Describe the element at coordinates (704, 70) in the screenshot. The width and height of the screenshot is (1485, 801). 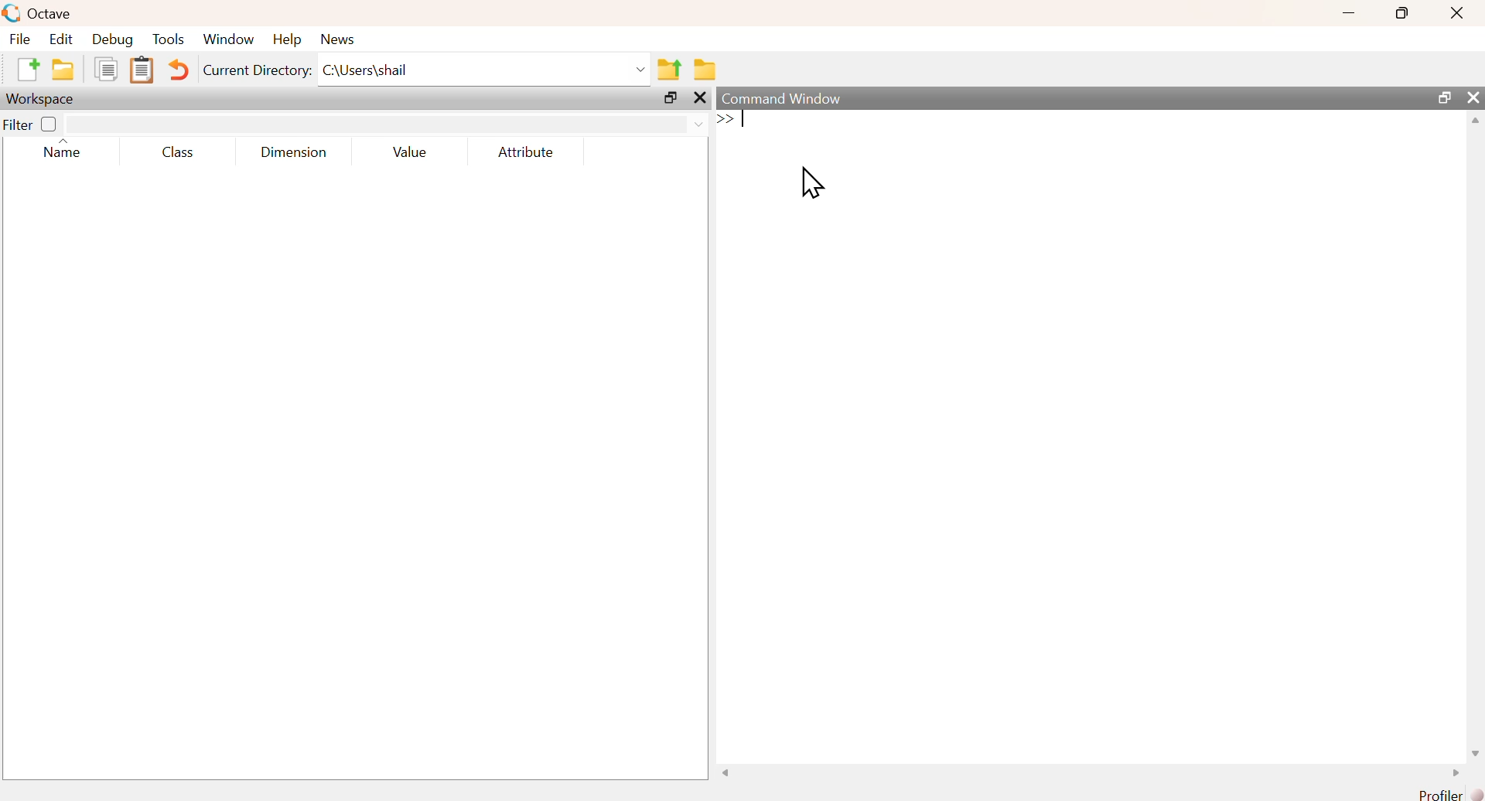
I see `Folder` at that location.